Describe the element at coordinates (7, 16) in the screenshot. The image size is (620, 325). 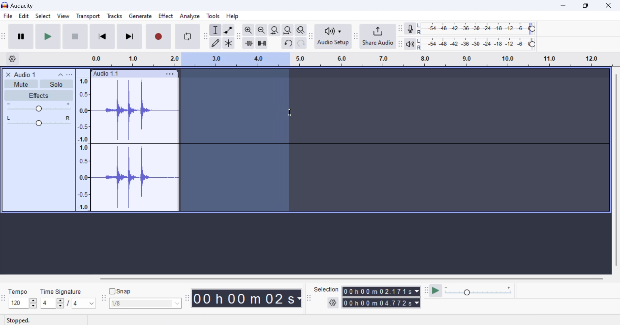
I see `File` at that location.